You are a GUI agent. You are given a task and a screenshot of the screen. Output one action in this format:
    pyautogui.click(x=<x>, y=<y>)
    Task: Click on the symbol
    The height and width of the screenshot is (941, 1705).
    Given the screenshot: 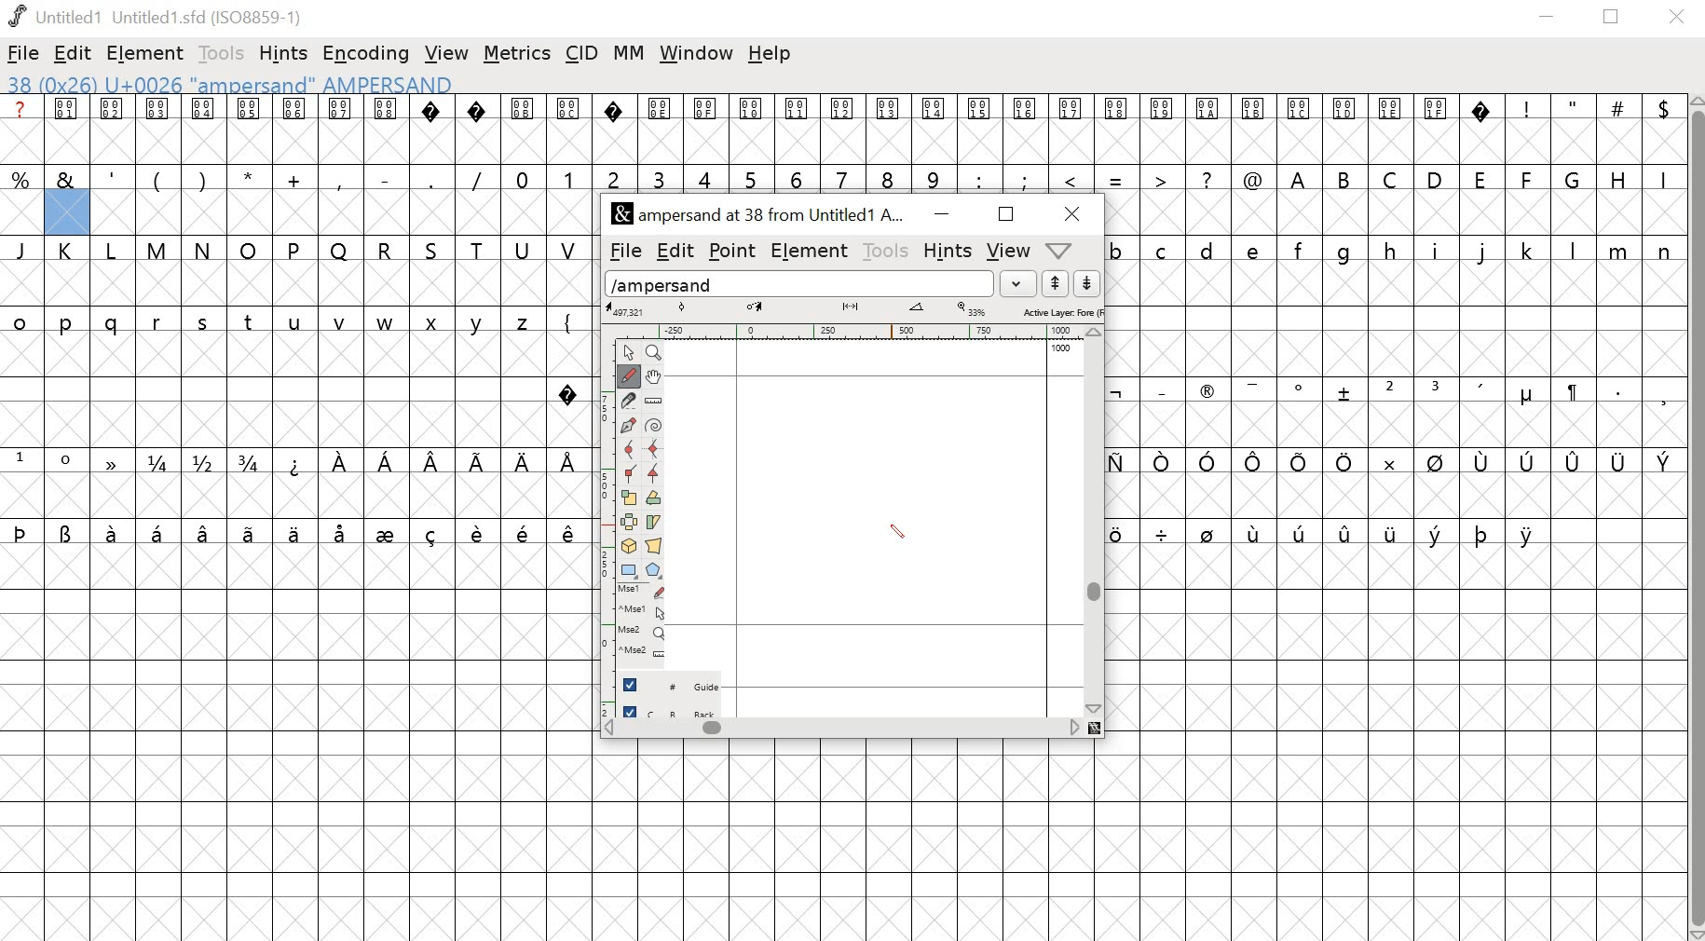 What is the action you would take?
    pyautogui.click(x=1482, y=533)
    